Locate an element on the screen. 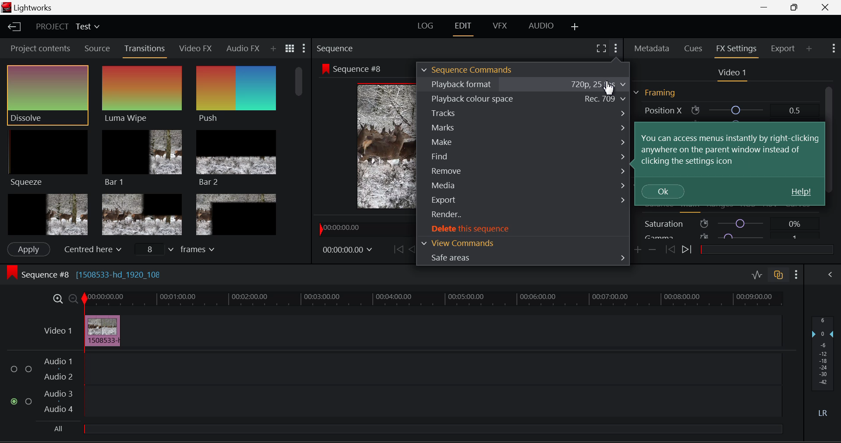 The image size is (841, 443). AUDIO Layout is located at coordinates (541, 26).